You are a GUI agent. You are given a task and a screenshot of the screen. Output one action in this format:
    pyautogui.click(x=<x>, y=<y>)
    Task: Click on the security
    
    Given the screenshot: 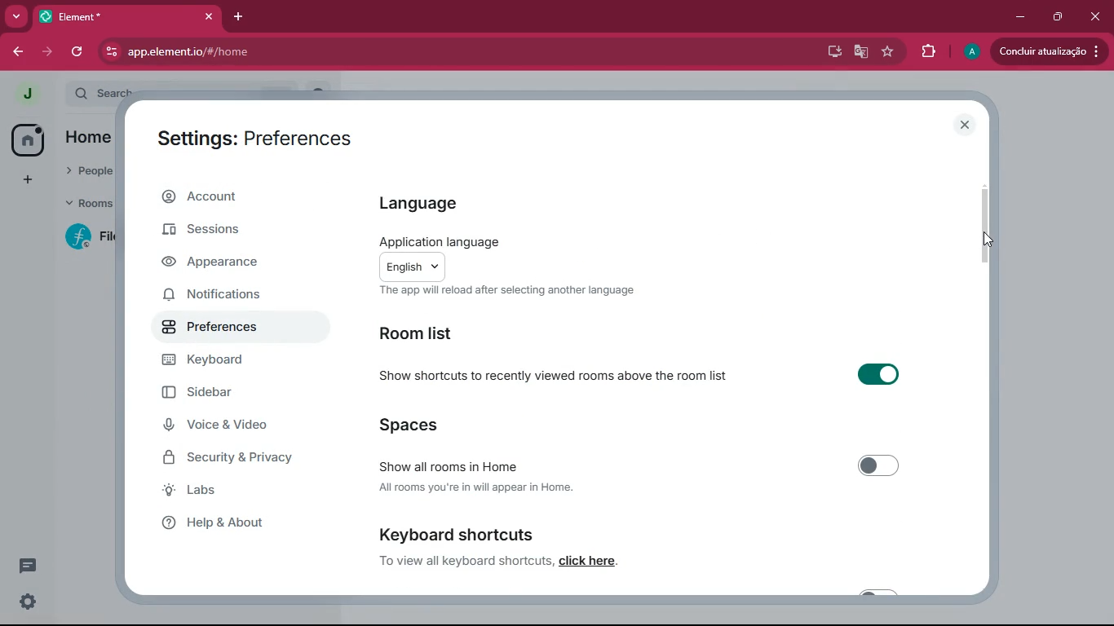 What is the action you would take?
    pyautogui.click(x=241, y=461)
    